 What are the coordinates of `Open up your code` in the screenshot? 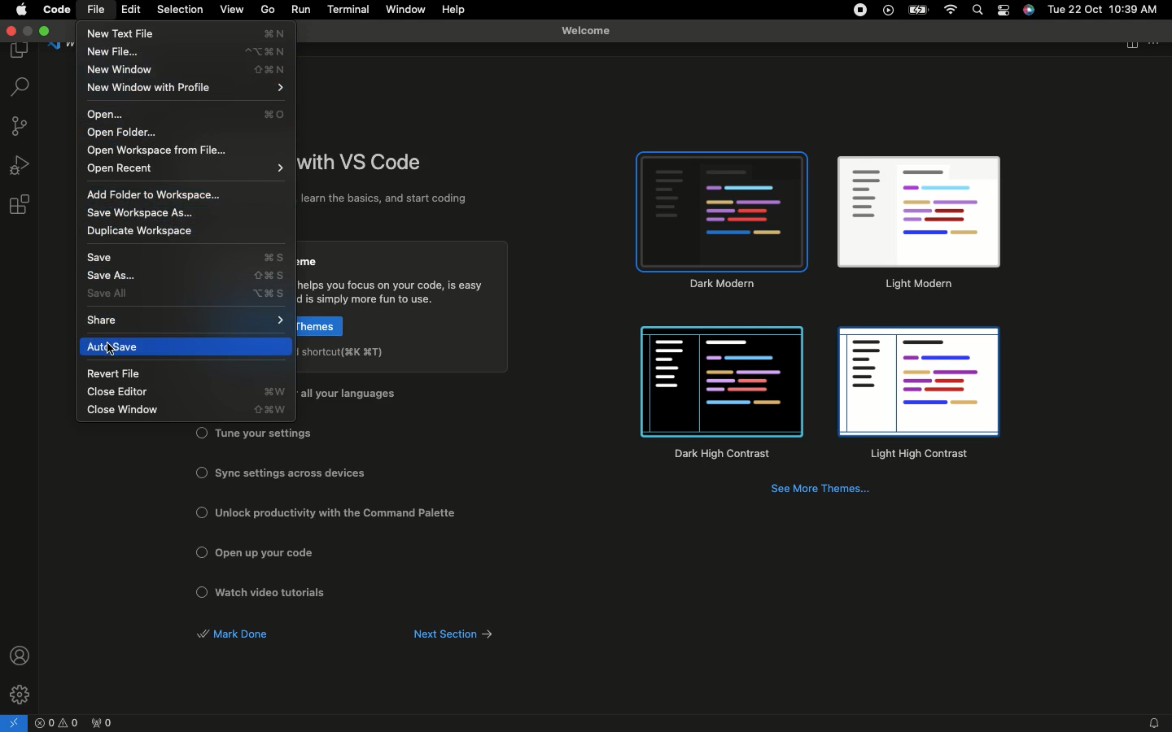 It's located at (274, 553).